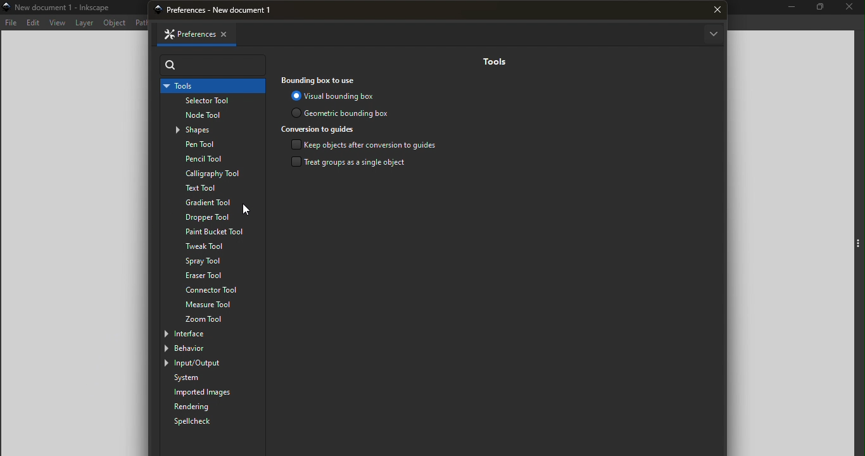  I want to click on Spellcheck, so click(200, 422).